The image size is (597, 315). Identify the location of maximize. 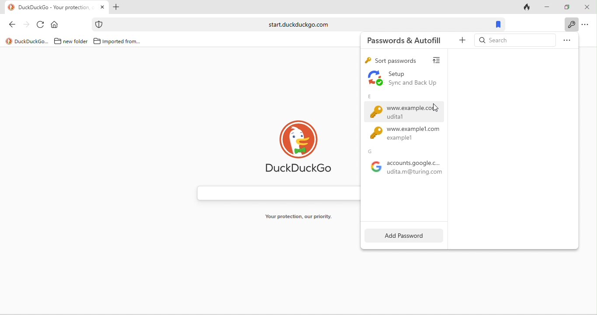
(568, 6).